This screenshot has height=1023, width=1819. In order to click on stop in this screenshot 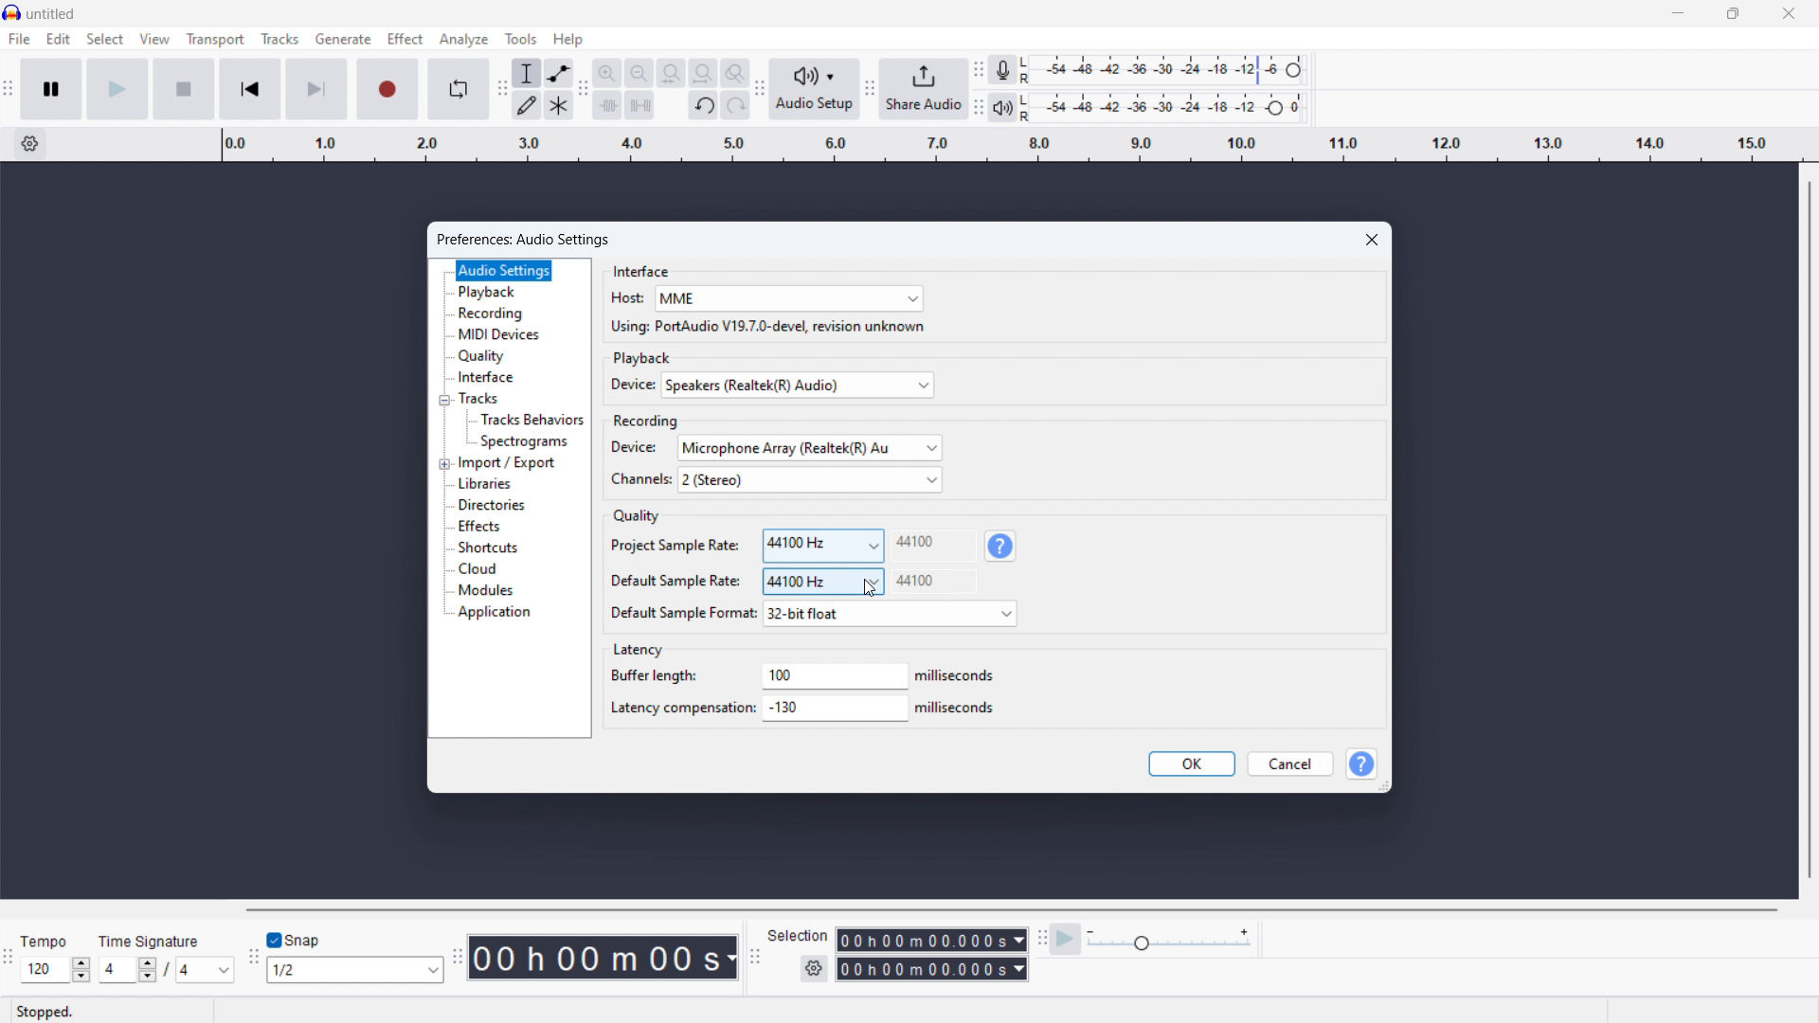, I will do `click(185, 89)`.